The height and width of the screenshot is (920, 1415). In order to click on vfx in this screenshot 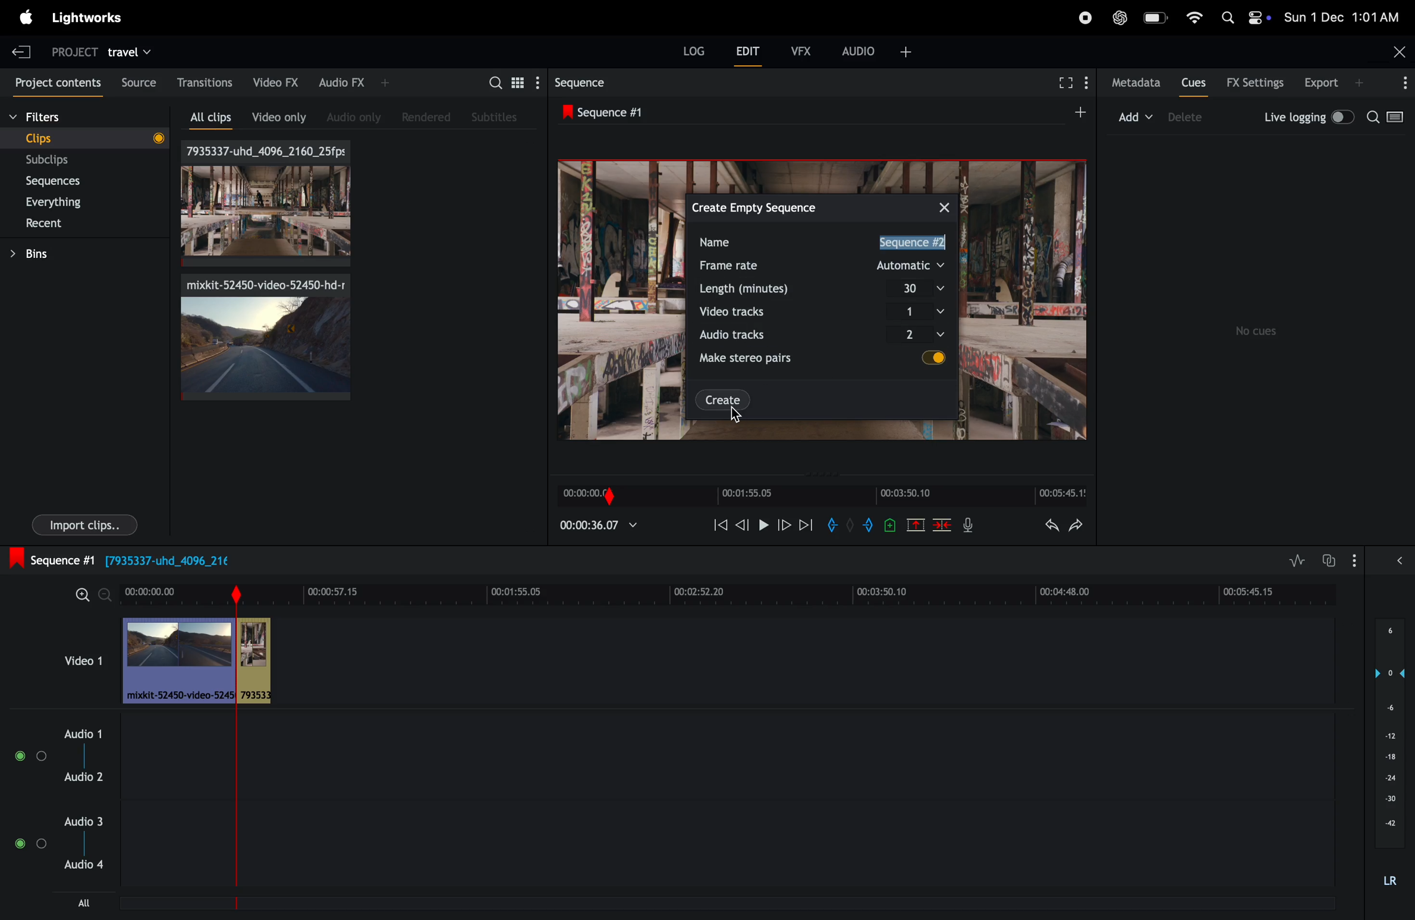, I will do `click(797, 49)`.